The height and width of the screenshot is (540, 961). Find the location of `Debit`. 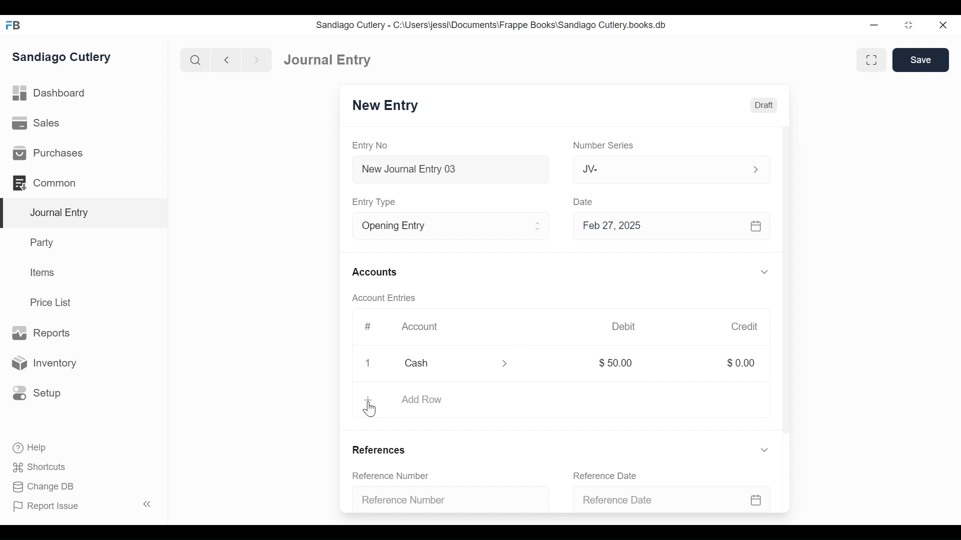

Debit is located at coordinates (625, 325).